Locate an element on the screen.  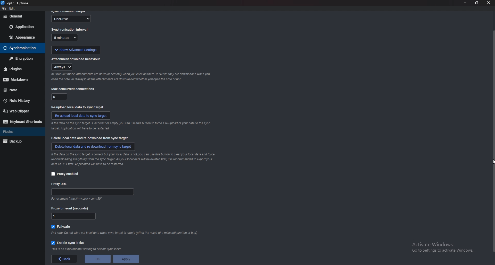
reupload local data is located at coordinates (81, 115).